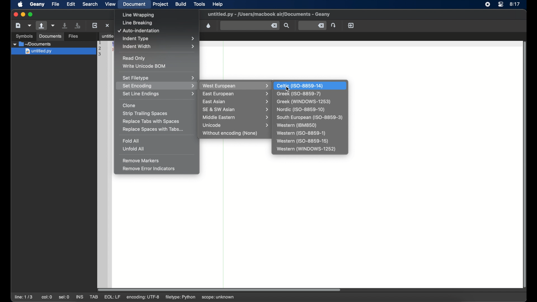 The image size is (537, 302). I want to click on unfold all, so click(133, 149).